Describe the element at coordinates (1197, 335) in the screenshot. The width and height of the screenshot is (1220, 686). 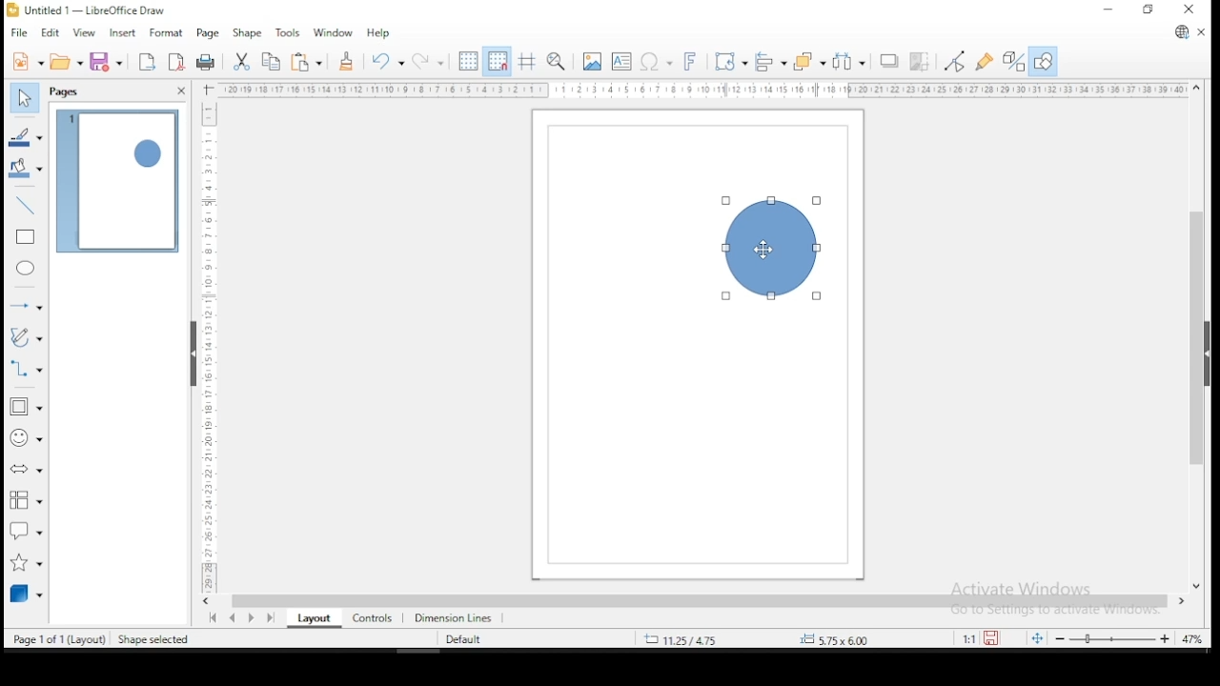
I see `scroll bar` at that location.